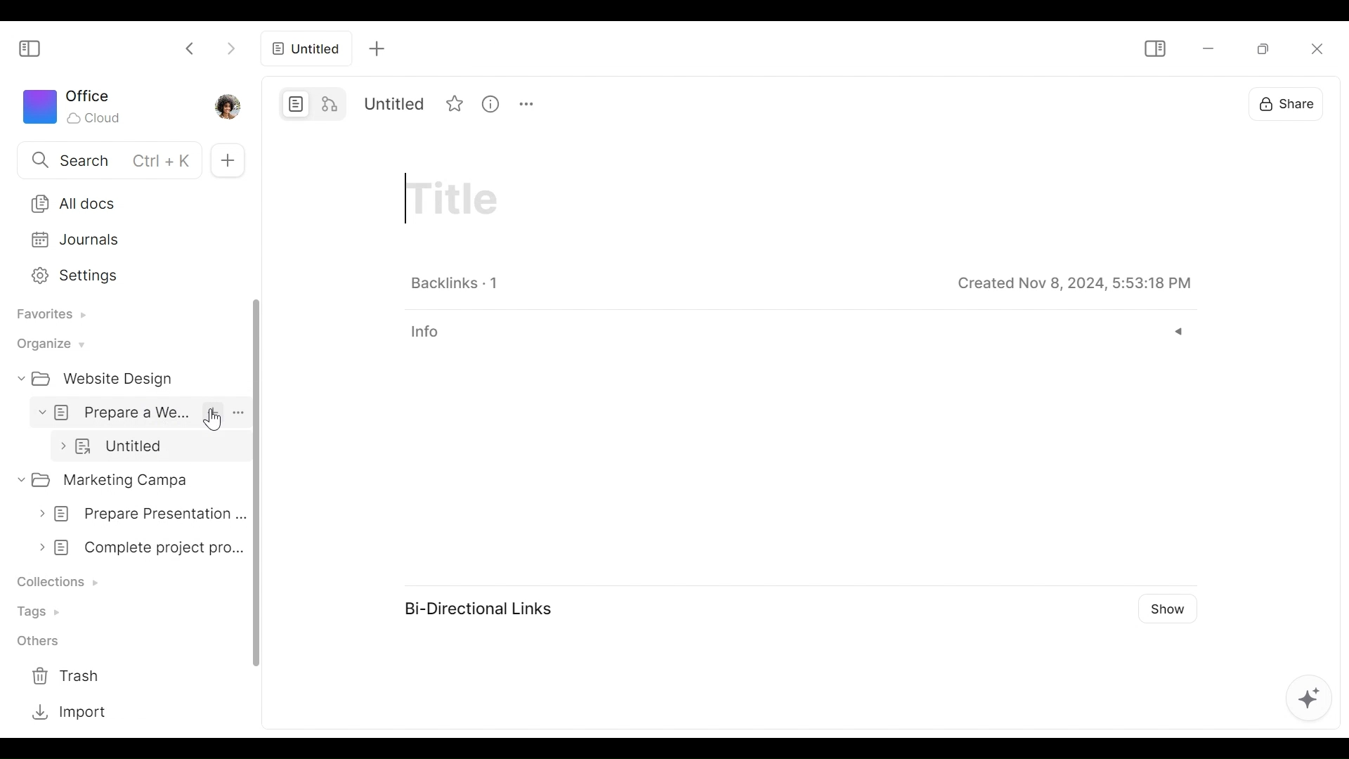 Image resolution: width=1349 pixels, height=759 pixels. Describe the element at coordinates (1154, 48) in the screenshot. I see `Show/Hide Sidebar` at that location.